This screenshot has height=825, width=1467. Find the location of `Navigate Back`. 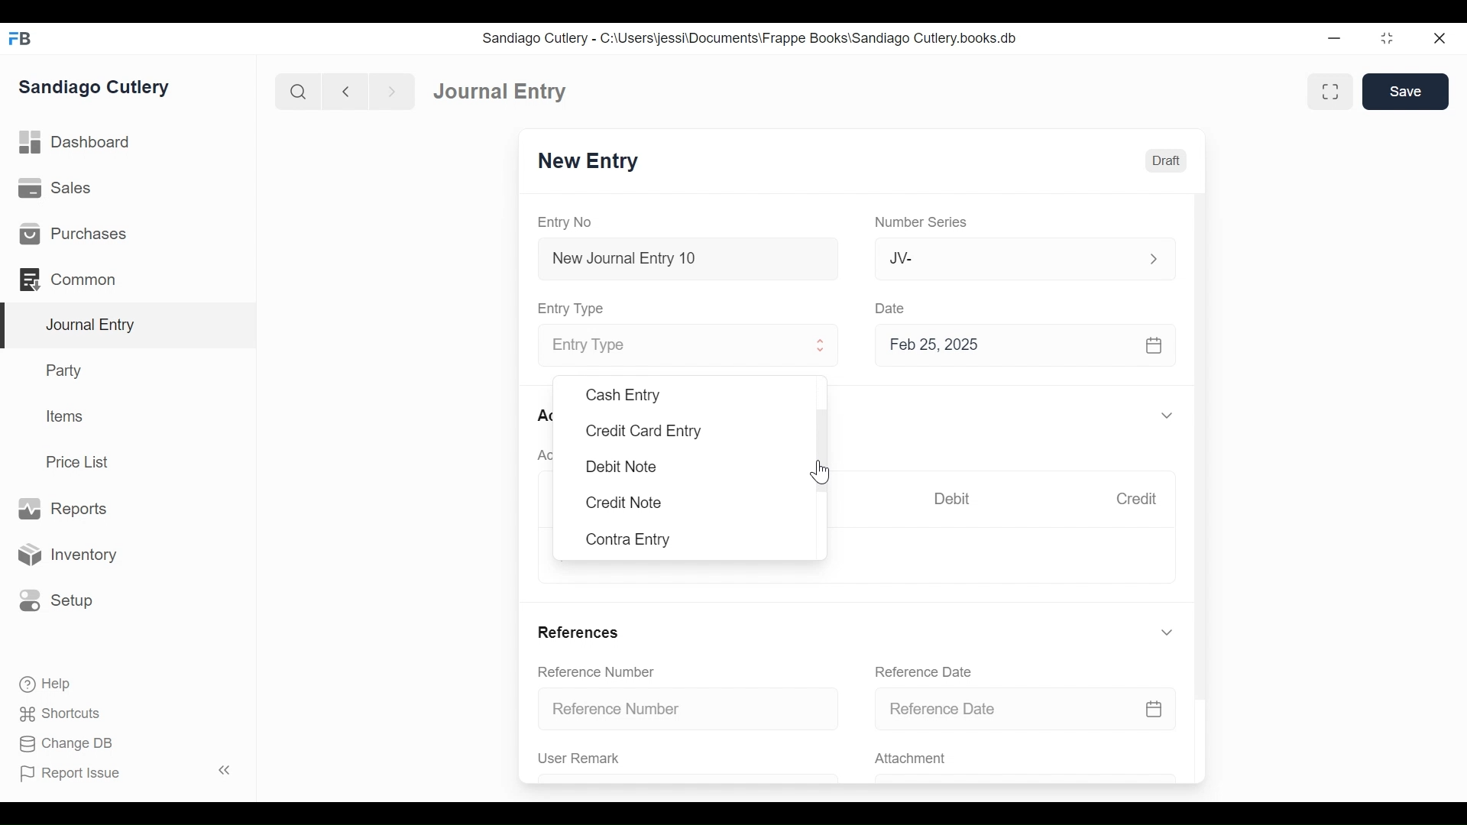

Navigate Back is located at coordinates (346, 92).